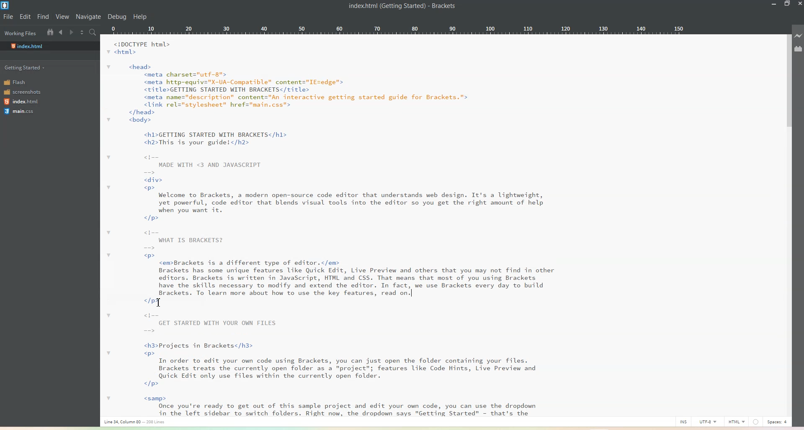  Describe the element at coordinates (9, 16) in the screenshot. I see `File` at that location.